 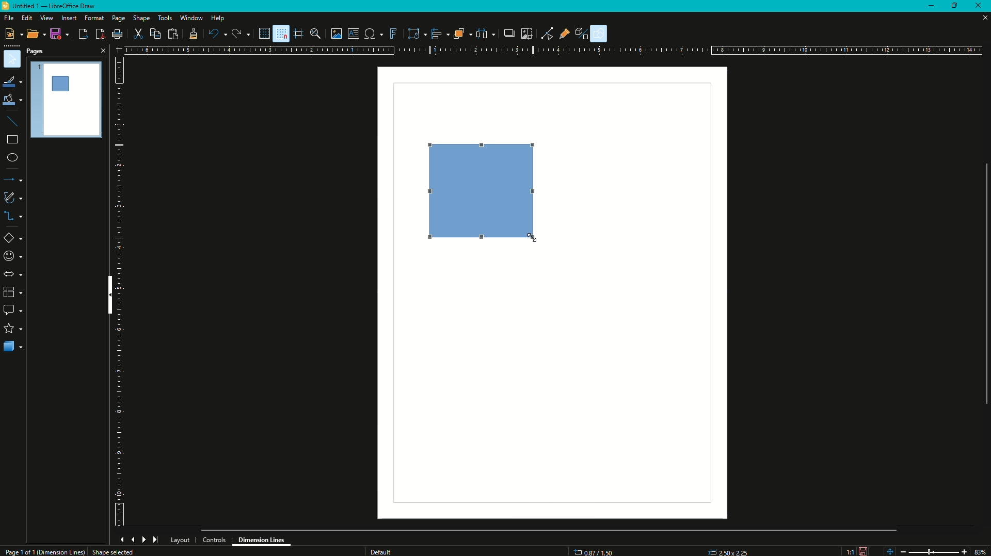 What do you see at coordinates (193, 34) in the screenshot?
I see `Clone Formatting` at bounding box center [193, 34].